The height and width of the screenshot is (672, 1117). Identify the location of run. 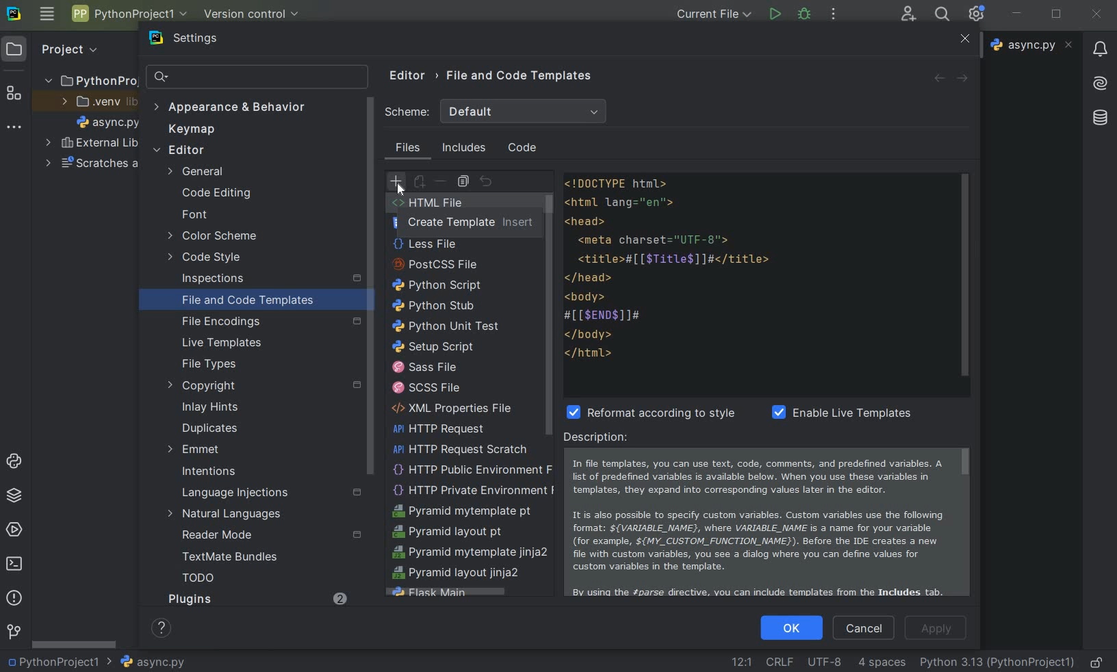
(774, 14).